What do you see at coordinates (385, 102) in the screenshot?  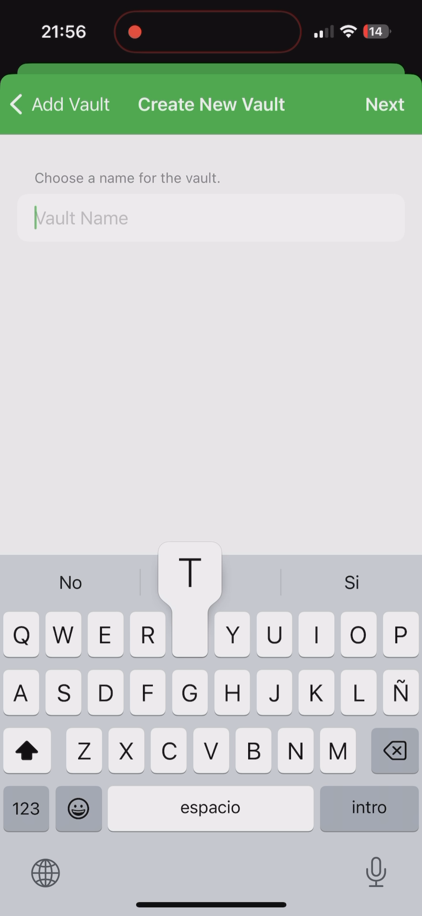 I see `next` at bounding box center [385, 102].